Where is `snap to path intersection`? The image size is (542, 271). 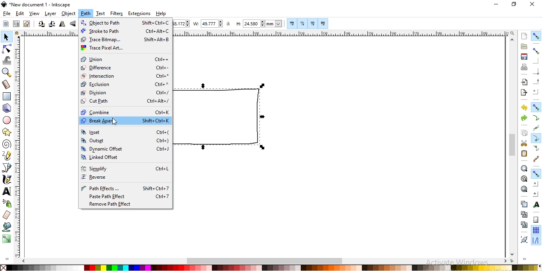
snap to path intersection is located at coordinates (536, 129).